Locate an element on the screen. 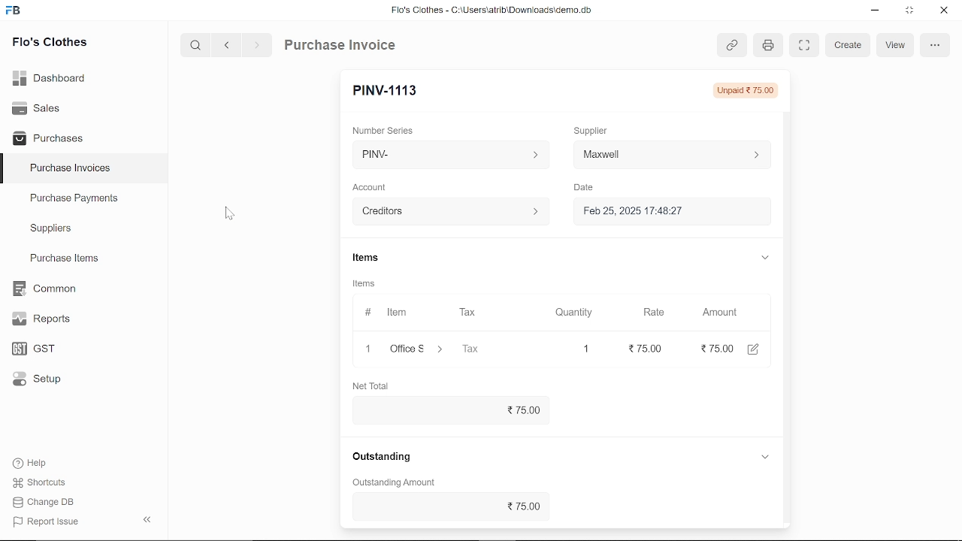 This screenshot has width=962, height=541. Create is located at coordinates (848, 46).